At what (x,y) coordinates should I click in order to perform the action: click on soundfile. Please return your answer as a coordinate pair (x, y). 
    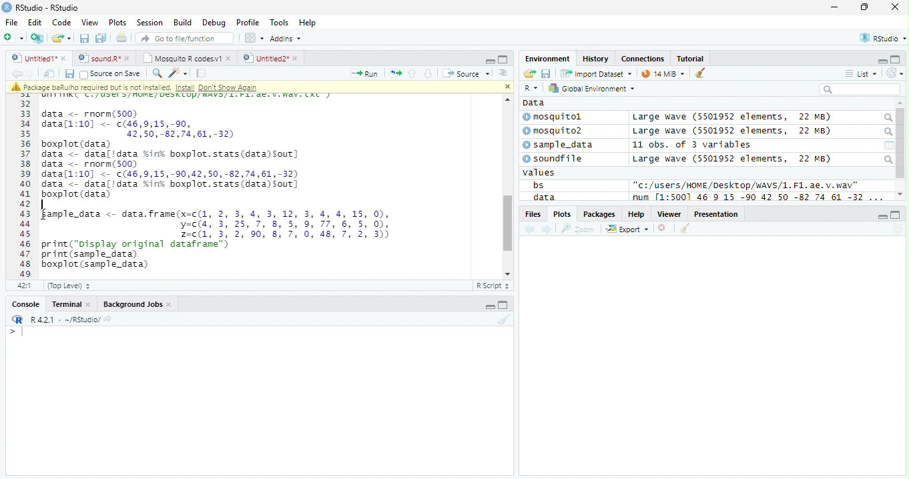
    Looking at the image, I should click on (553, 159).